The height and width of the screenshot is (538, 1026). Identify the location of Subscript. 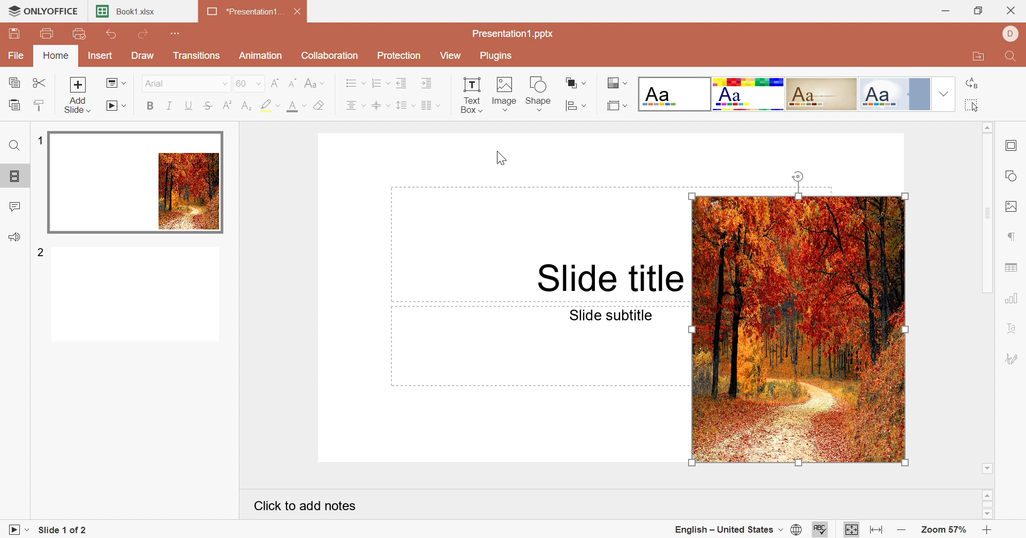
(246, 105).